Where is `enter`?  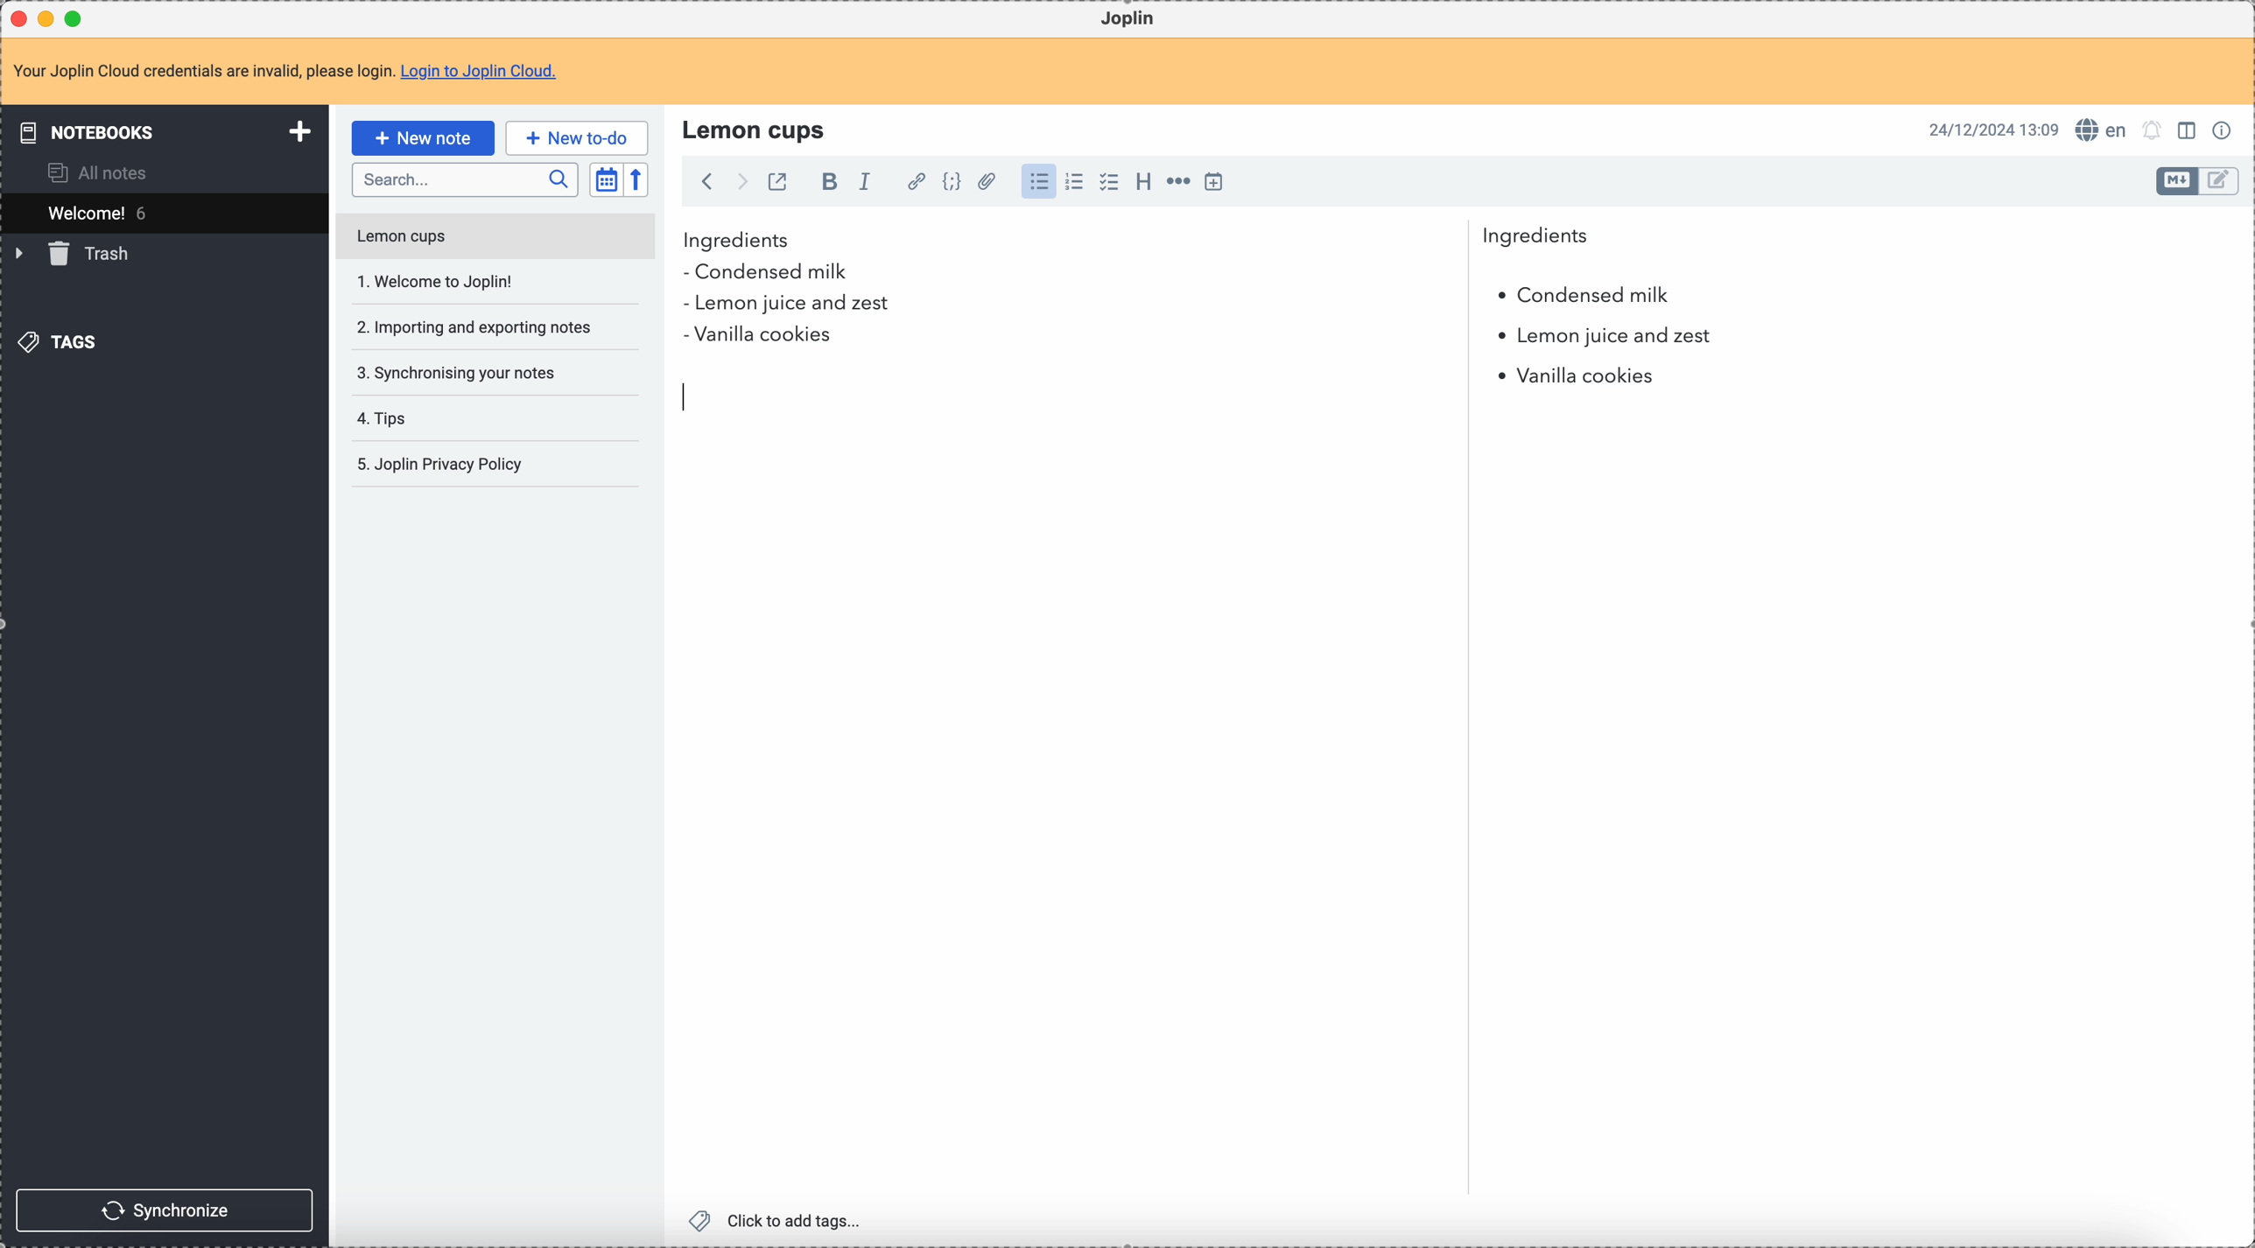 enter is located at coordinates (685, 398).